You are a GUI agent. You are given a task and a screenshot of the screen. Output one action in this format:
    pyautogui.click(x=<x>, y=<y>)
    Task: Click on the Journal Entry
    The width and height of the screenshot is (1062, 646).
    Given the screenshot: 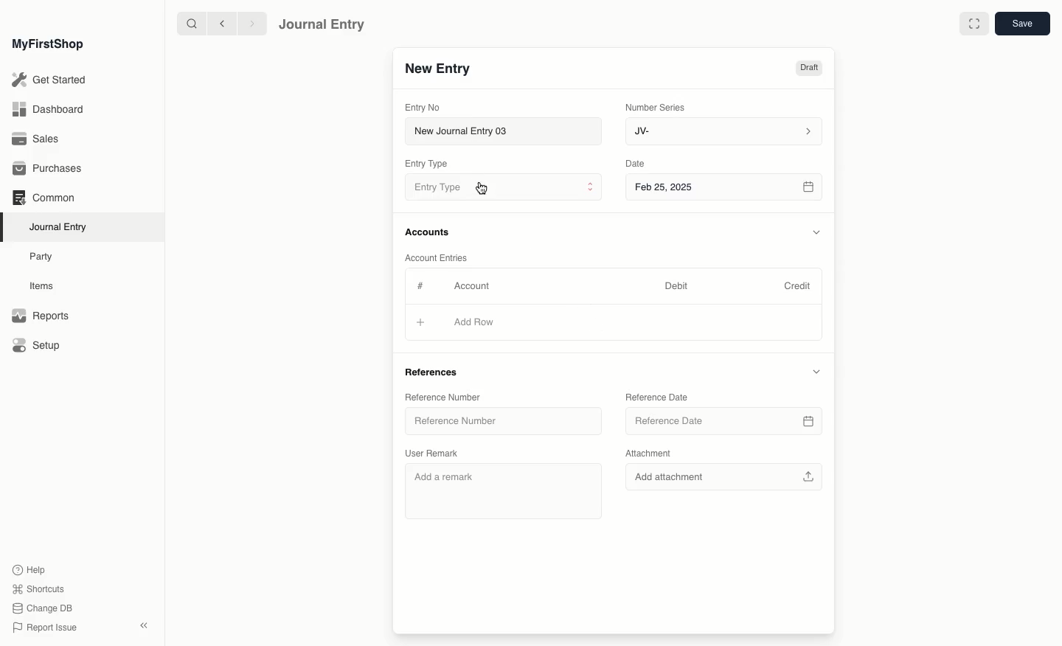 What is the action you would take?
    pyautogui.click(x=62, y=226)
    